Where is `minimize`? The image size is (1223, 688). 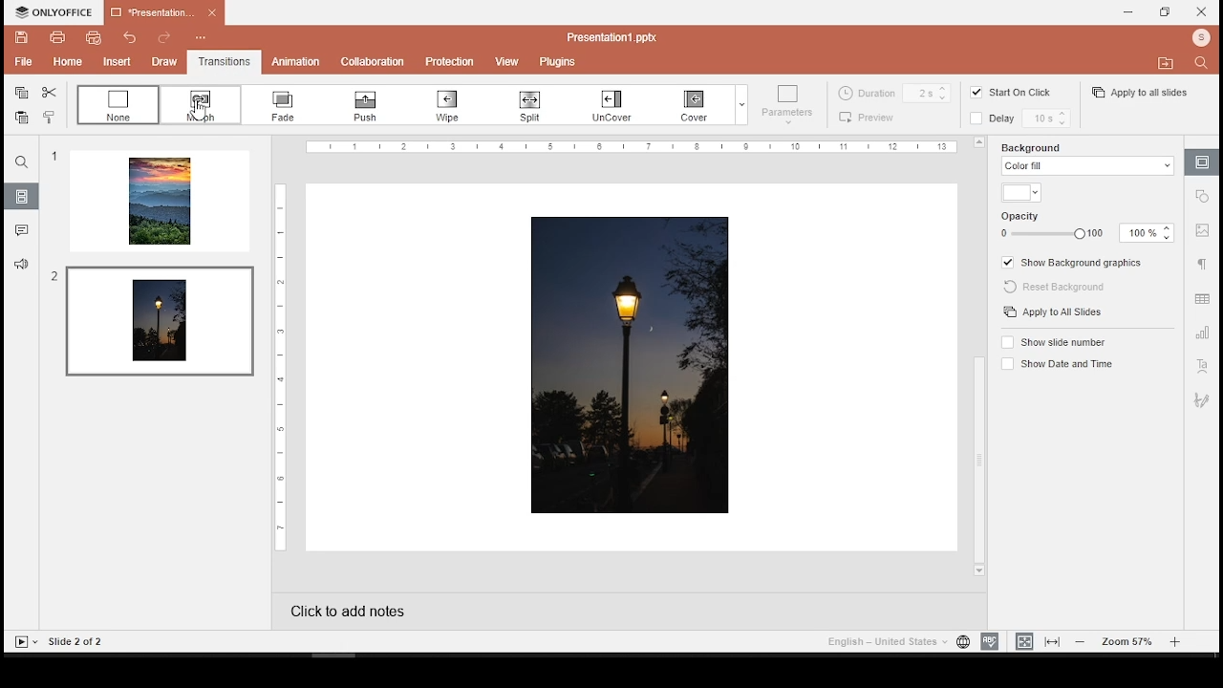
minimize is located at coordinates (1130, 12).